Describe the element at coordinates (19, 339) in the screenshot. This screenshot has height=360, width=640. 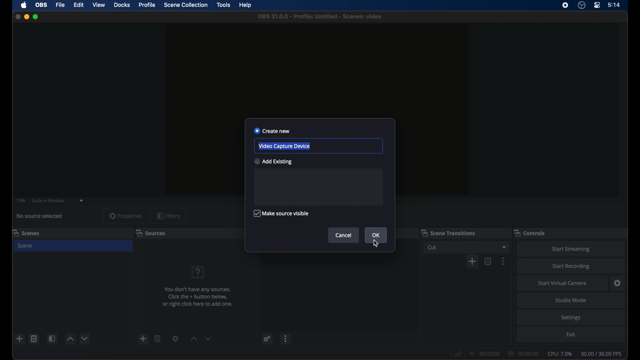
I see `add` at that location.